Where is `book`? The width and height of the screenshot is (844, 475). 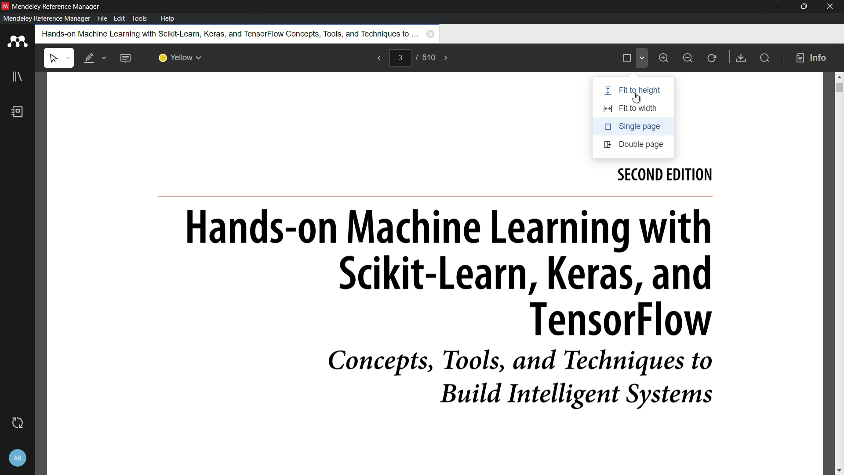
book is located at coordinates (18, 112).